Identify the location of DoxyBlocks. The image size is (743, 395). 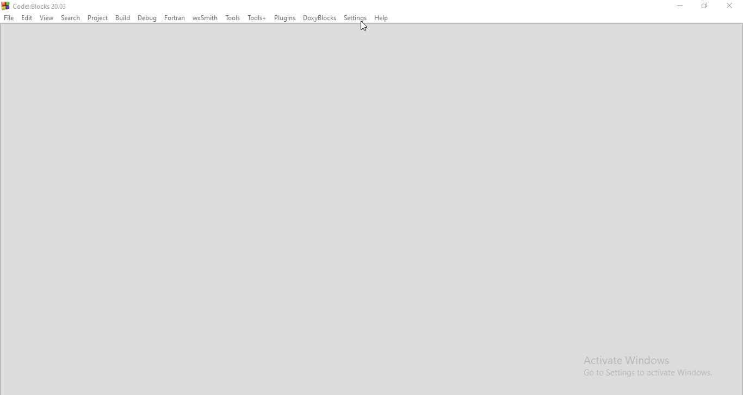
(321, 19).